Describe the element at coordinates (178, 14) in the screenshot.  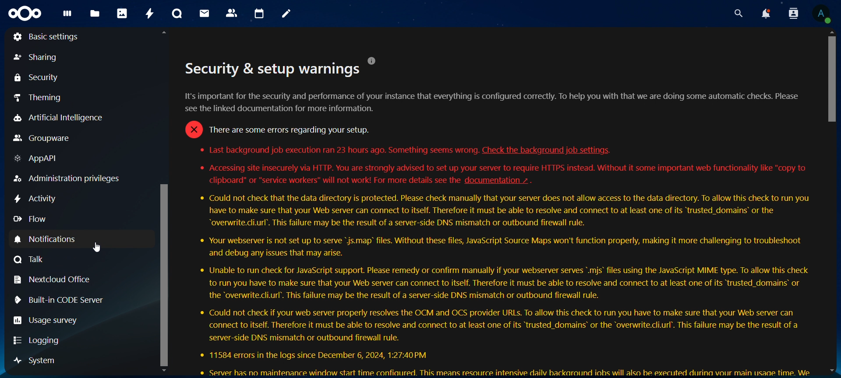
I see `talk` at that location.